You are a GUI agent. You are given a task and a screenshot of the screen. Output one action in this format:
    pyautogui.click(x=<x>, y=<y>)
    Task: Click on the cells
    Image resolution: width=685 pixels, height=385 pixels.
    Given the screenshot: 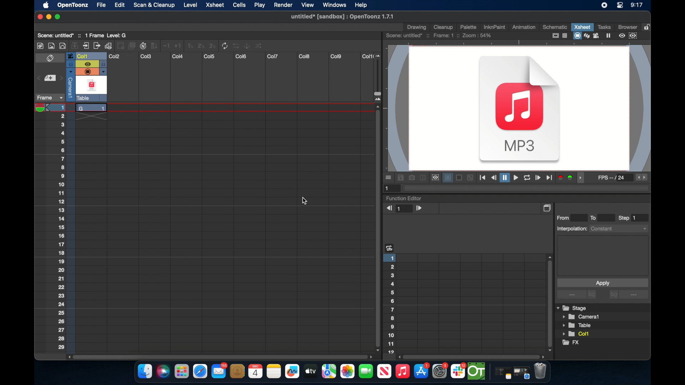 What is the action you would take?
    pyautogui.click(x=239, y=5)
    